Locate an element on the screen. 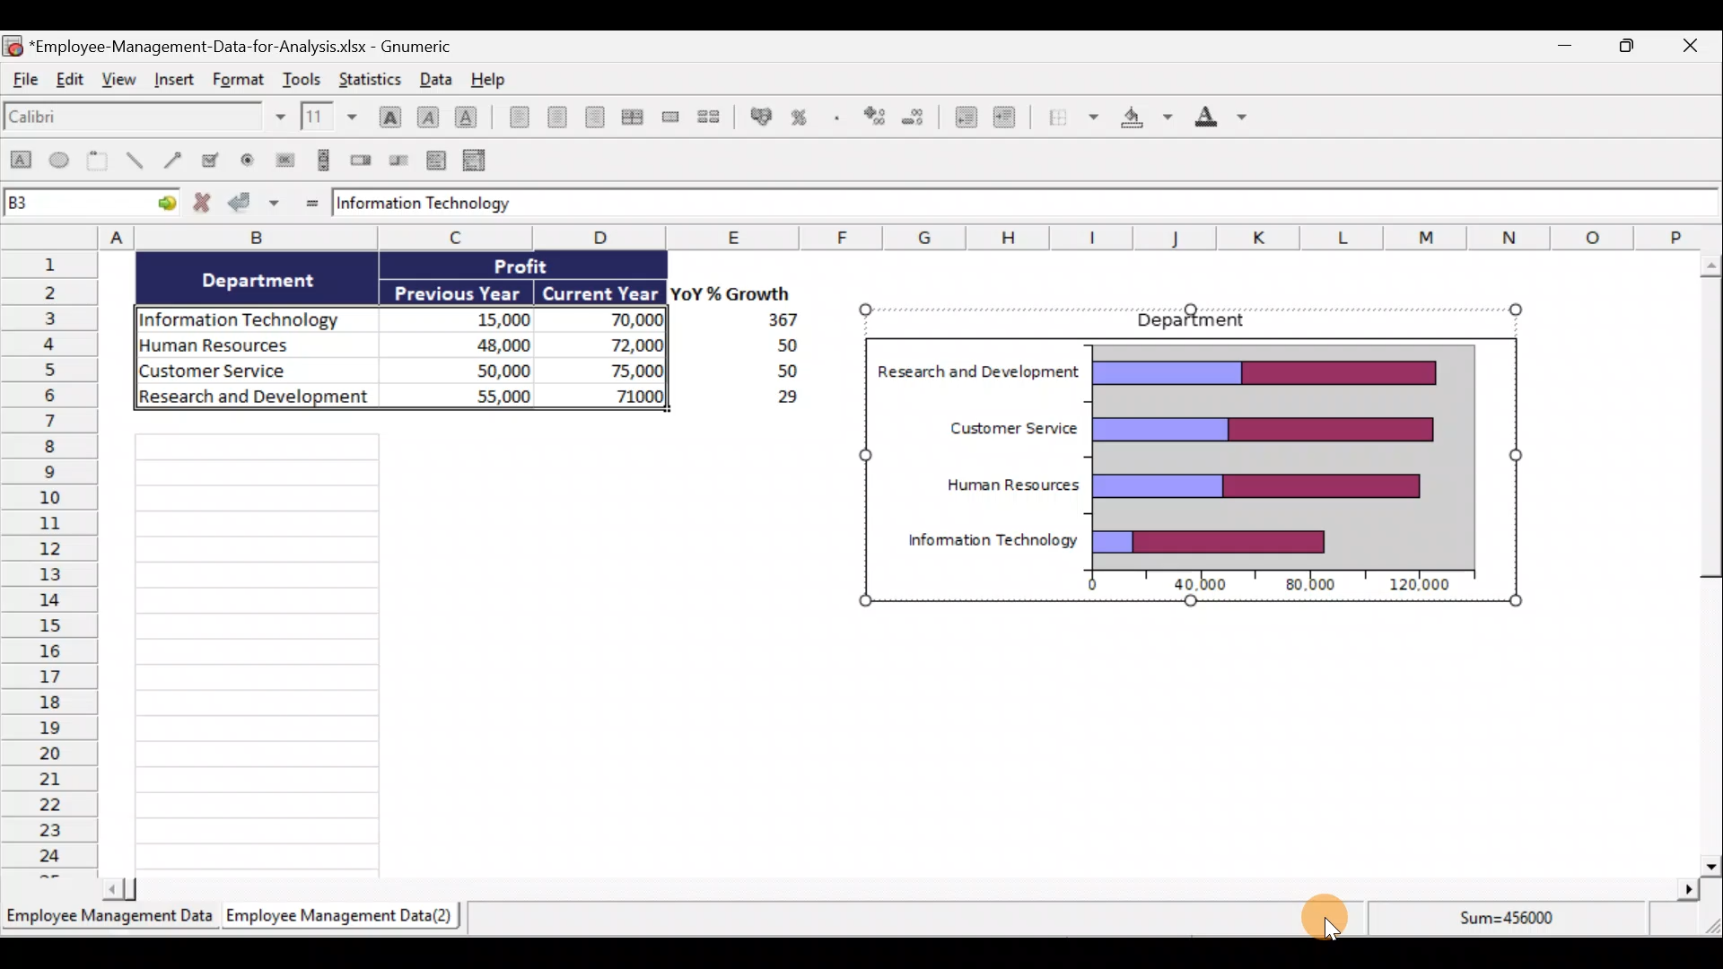  Create a checkbox is located at coordinates (218, 160).